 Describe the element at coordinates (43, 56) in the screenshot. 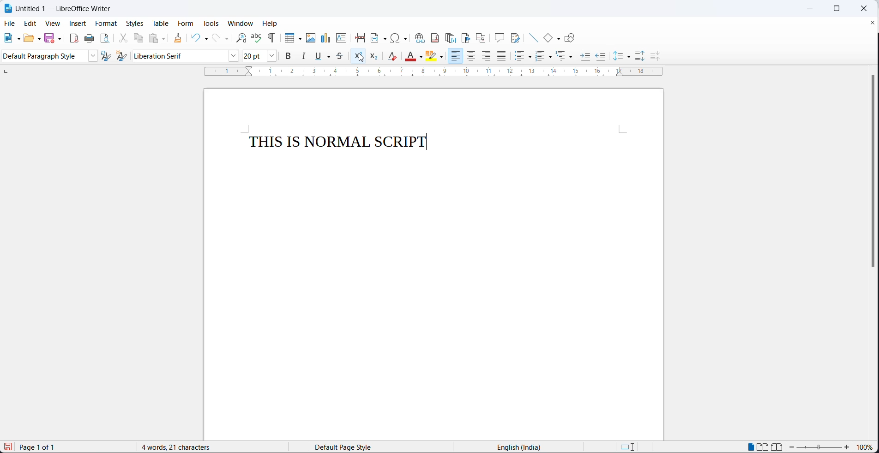

I see `paragraph style` at that location.